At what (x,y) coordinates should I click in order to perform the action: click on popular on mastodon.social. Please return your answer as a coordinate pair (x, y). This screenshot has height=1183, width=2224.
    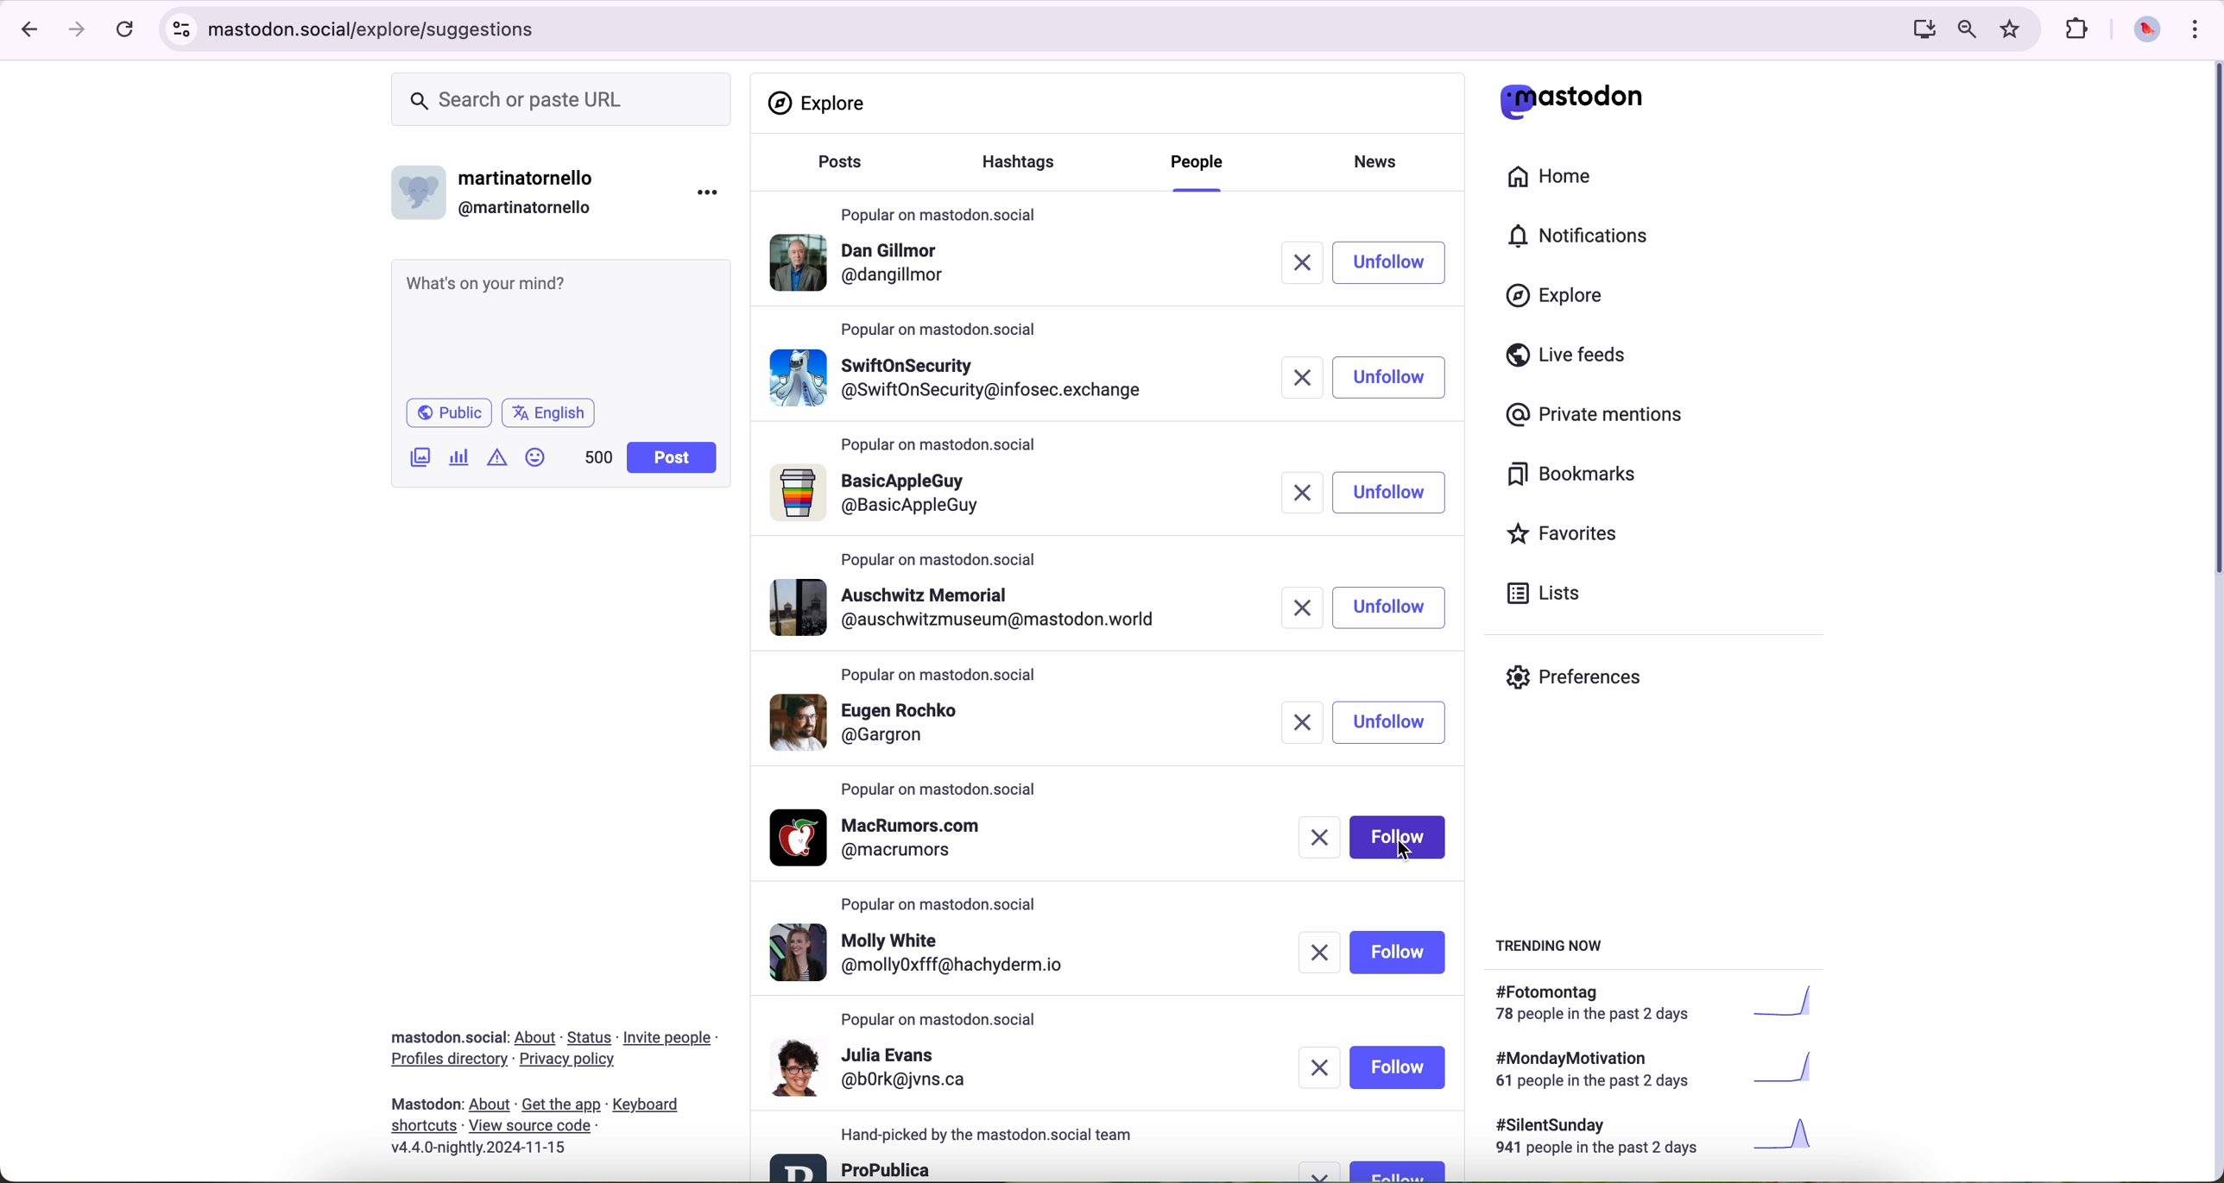
    Looking at the image, I should click on (937, 671).